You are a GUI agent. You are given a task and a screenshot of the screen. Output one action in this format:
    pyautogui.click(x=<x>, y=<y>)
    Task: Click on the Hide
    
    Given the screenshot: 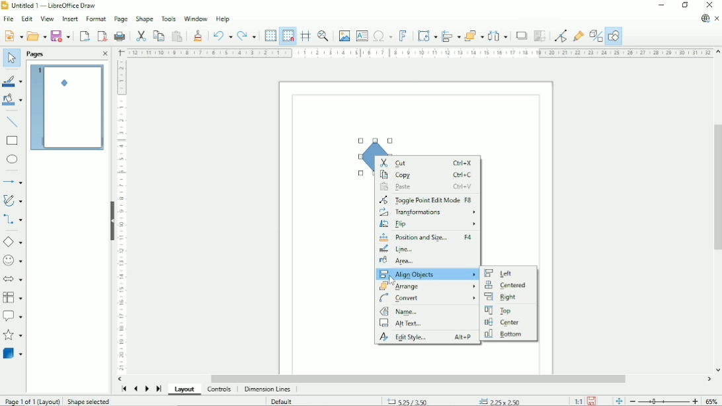 What is the action you would take?
    pyautogui.click(x=111, y=221)
    